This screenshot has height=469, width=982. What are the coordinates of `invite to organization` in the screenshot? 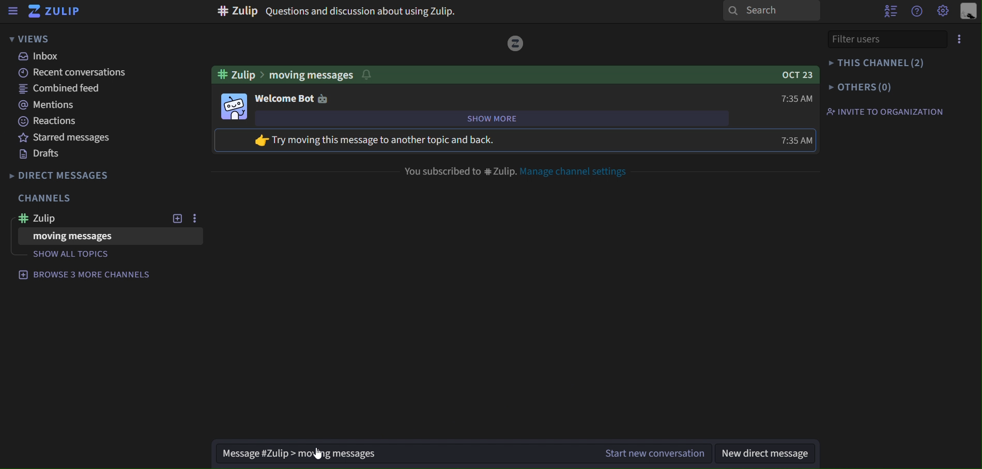 It's located at (887, 111).